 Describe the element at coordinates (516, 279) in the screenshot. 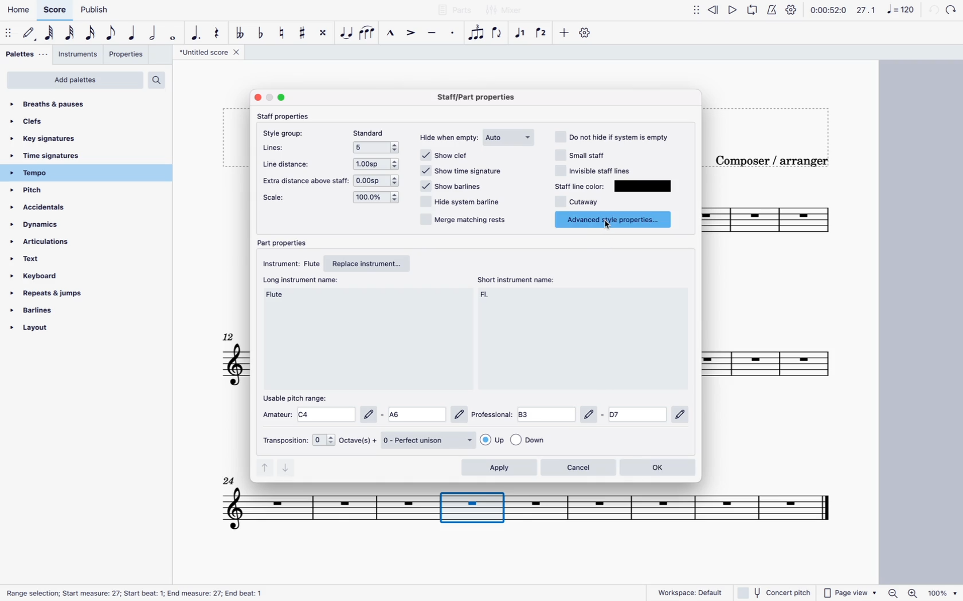

I see `short instrument name` at that location.